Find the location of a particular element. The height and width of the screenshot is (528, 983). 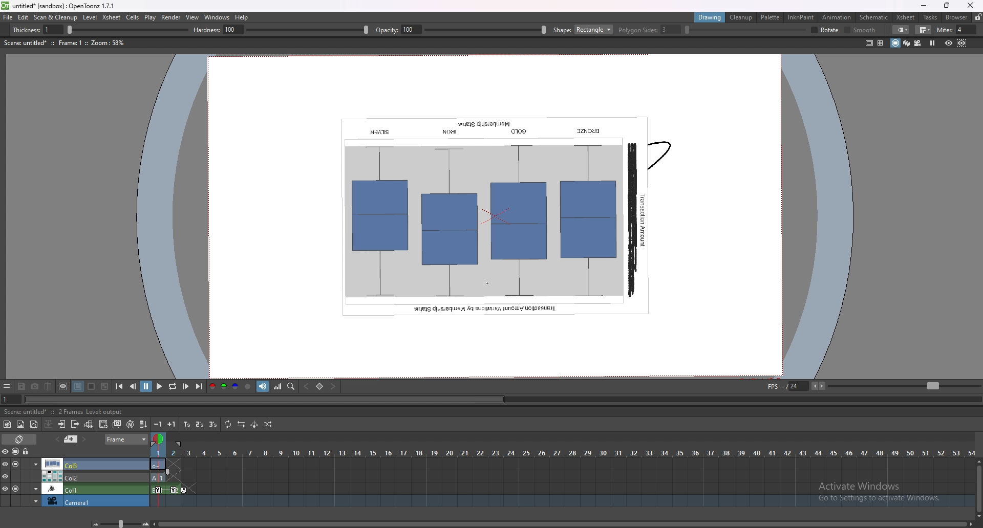

description is located at coordinates (63, 43).